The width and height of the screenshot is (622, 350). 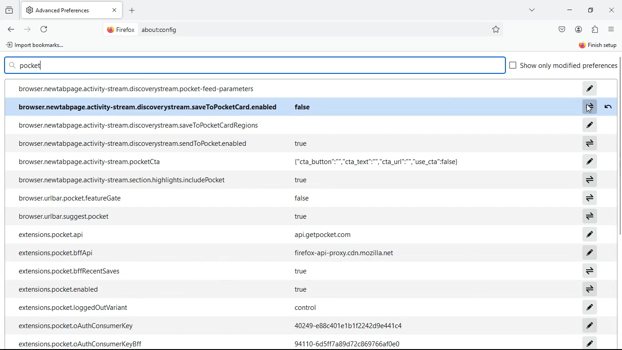 I want to click on 94110-6d5ff7a89d72c869766af0e0, so click(x=348, y=344).